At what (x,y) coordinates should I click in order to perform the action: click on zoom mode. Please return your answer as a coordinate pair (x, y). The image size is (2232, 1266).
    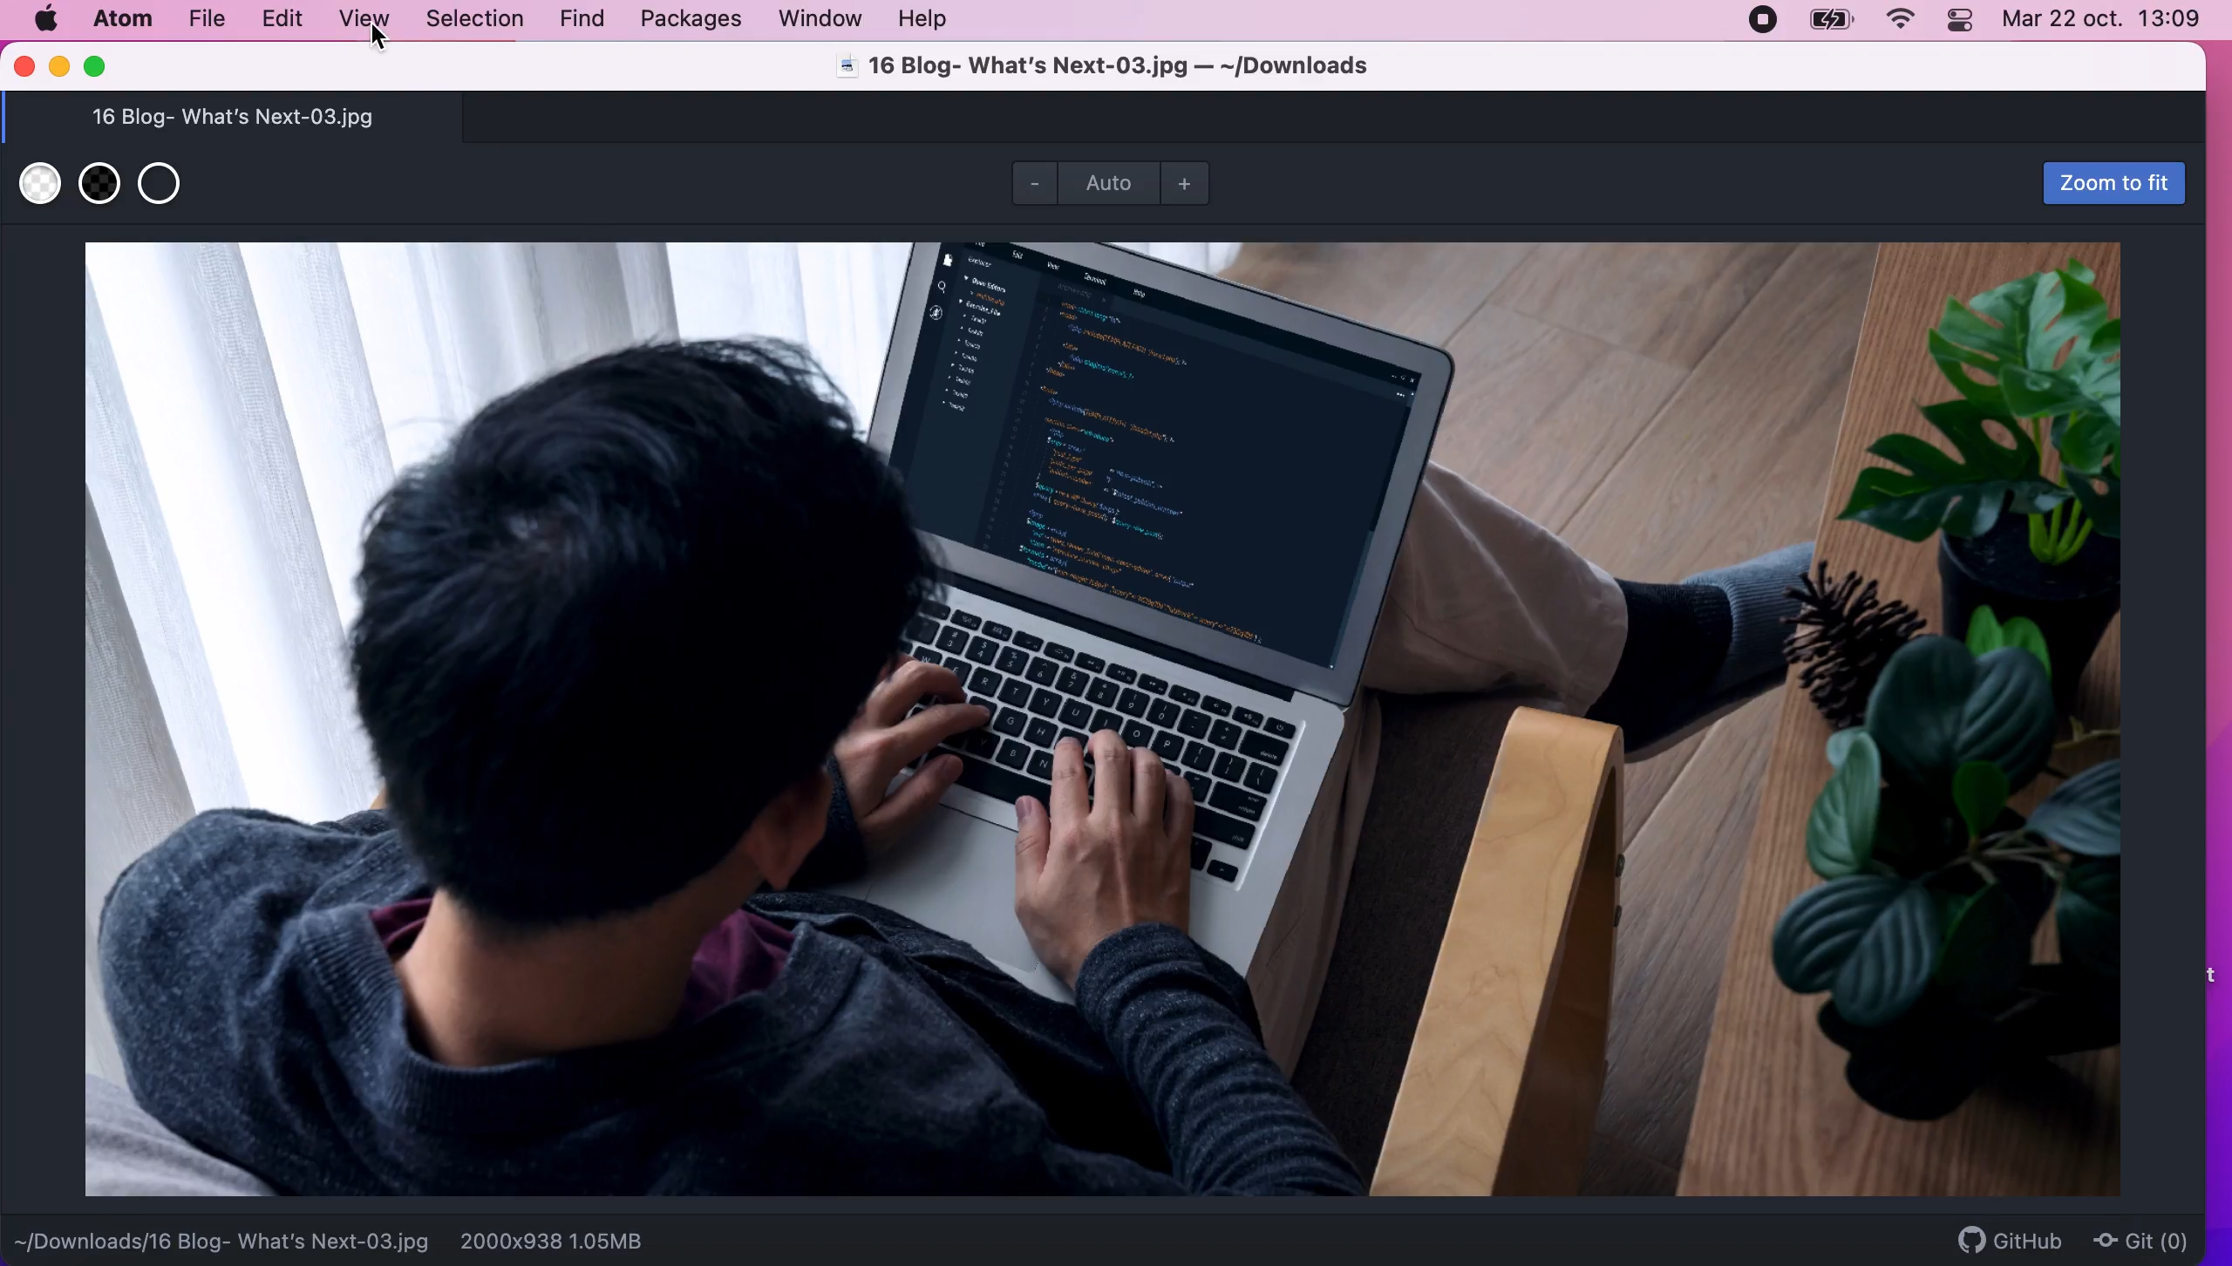
    Looking at the image, I should click on (1109, 183).